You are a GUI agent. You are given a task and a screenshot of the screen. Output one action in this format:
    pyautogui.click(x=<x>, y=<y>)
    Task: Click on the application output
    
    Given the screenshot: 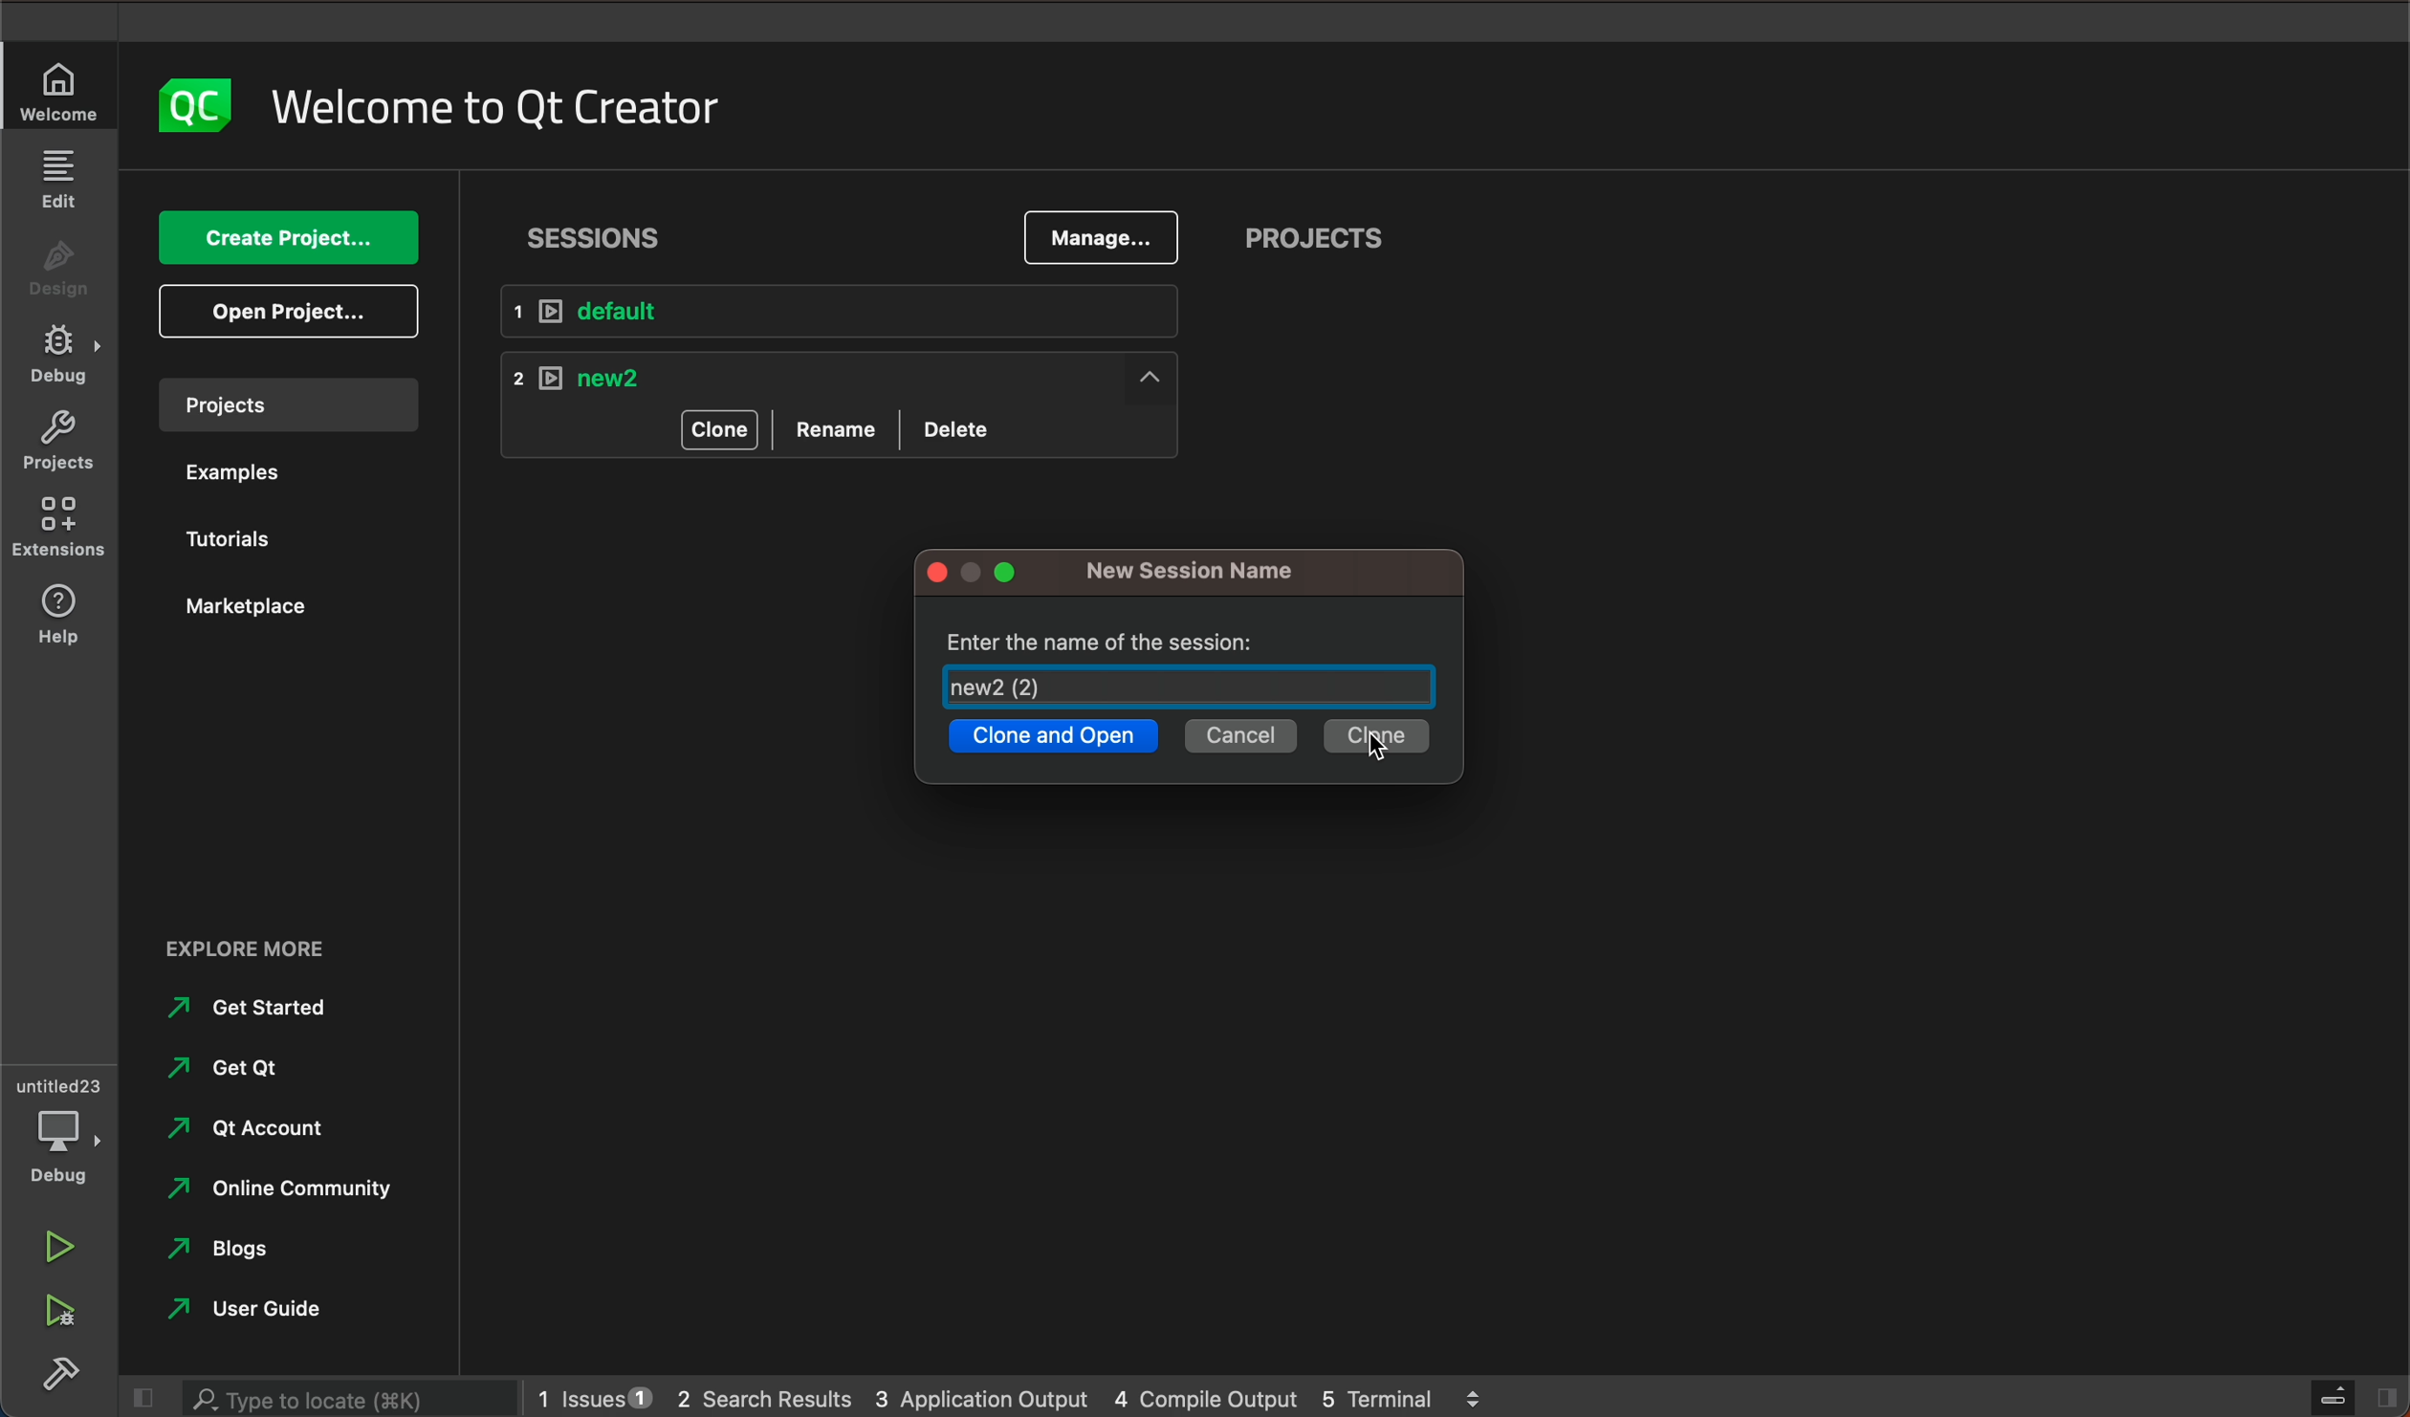 What is the action you would take?
    pyautogui.click(x=980, y=1392)
    